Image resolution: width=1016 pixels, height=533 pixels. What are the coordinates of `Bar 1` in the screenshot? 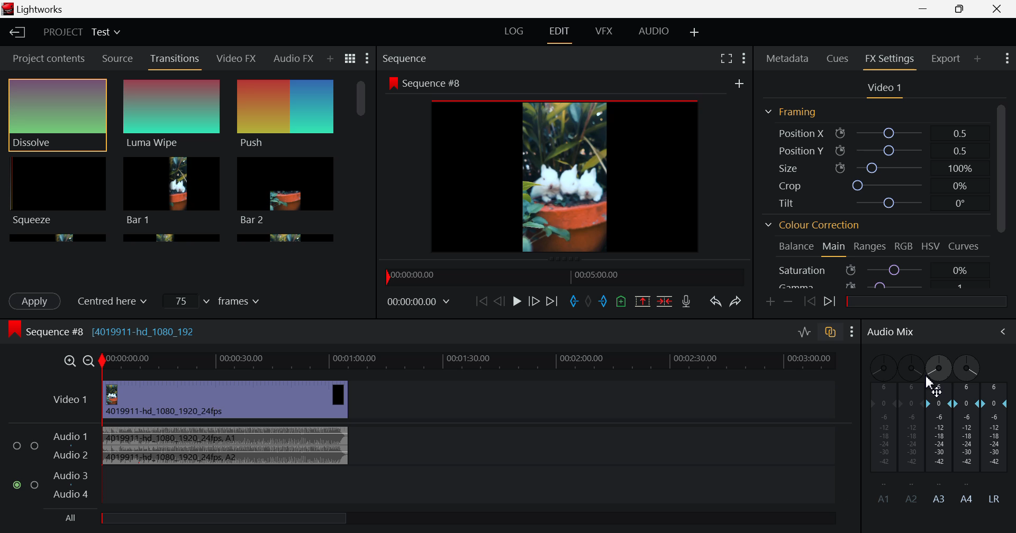 It's located at (286, 191).